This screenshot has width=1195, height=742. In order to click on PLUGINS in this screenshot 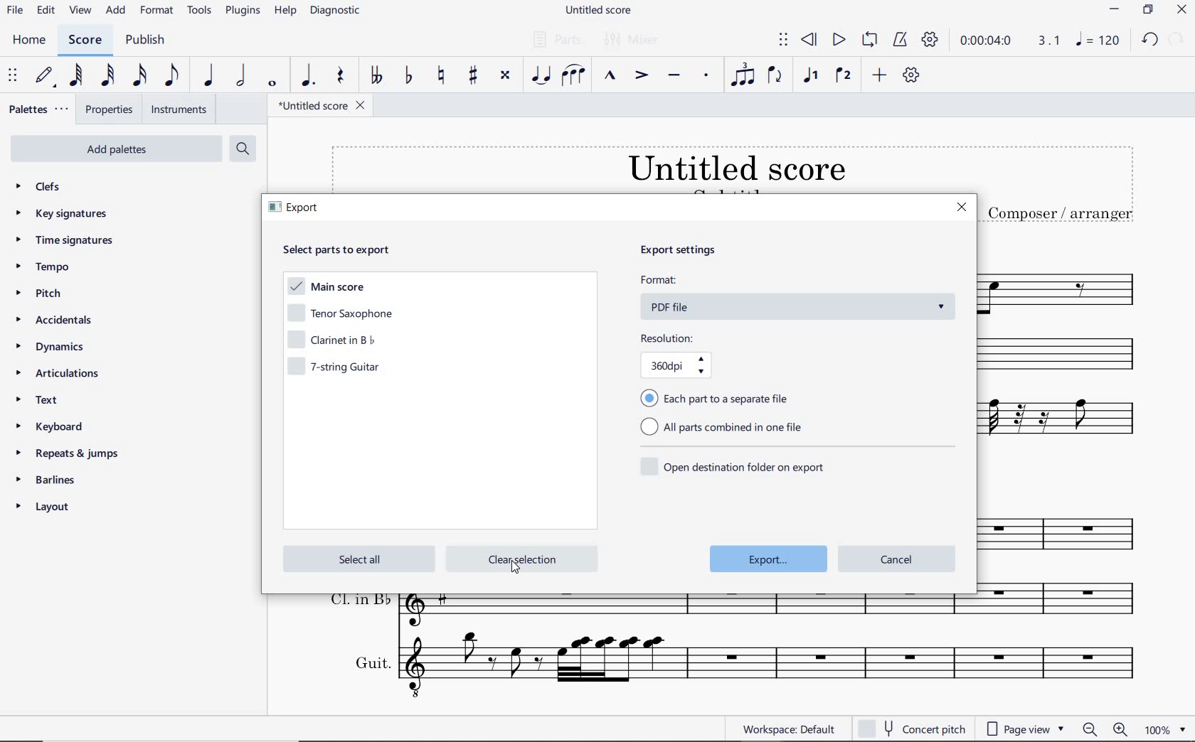, I will do `click(245, 14)`.